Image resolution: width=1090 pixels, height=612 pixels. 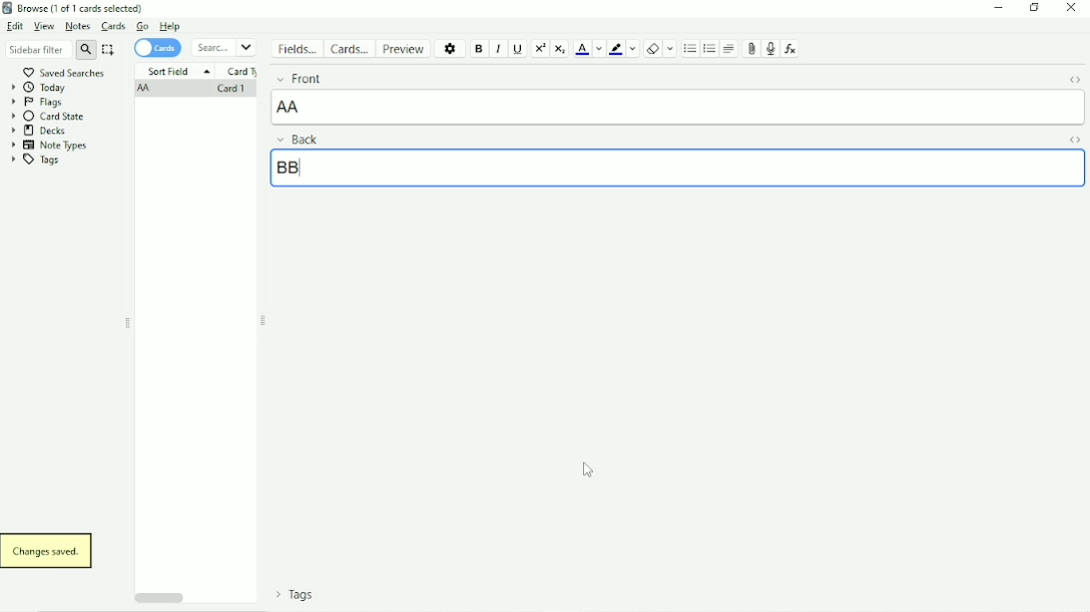 What do you see at coordinates (37, 103) in the screenshot?
I see `Flags` at bounding box center [37, 103].